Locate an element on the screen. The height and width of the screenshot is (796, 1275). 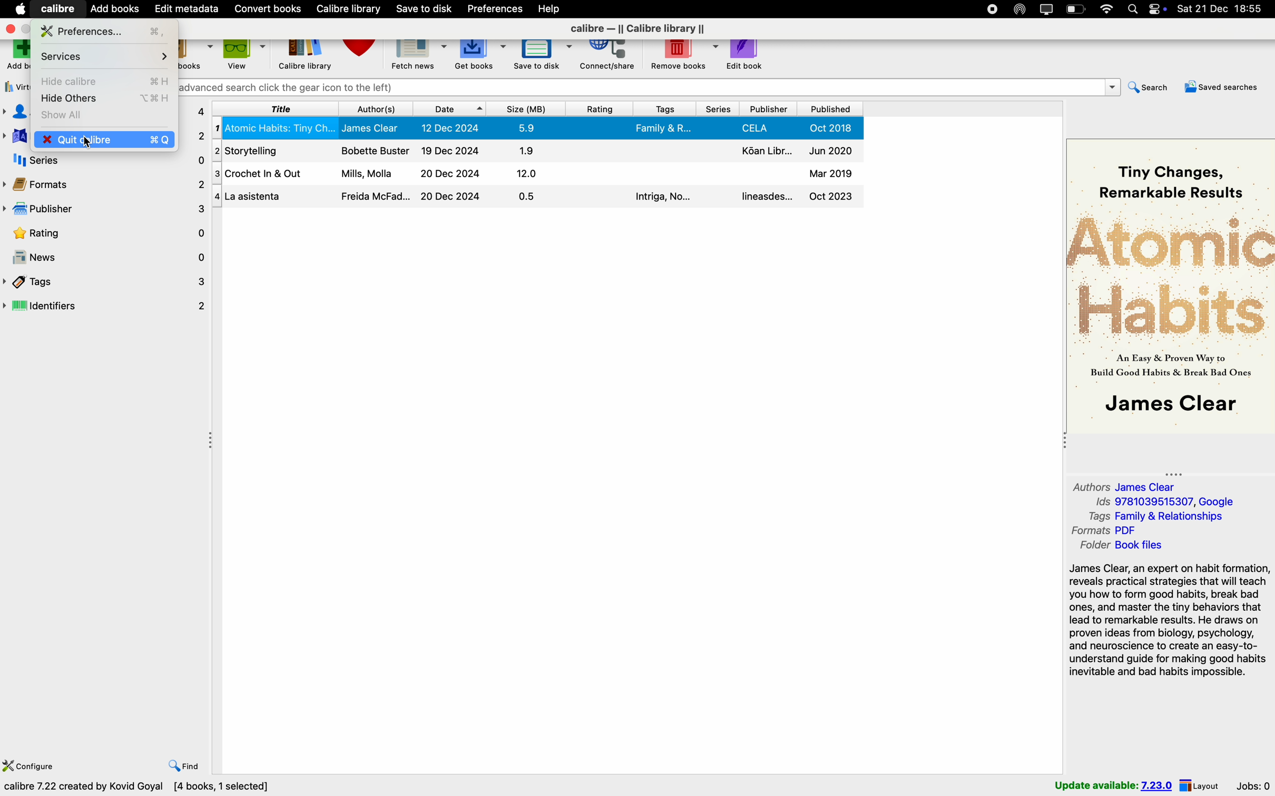
battery is located at coordinates (1076, 9).